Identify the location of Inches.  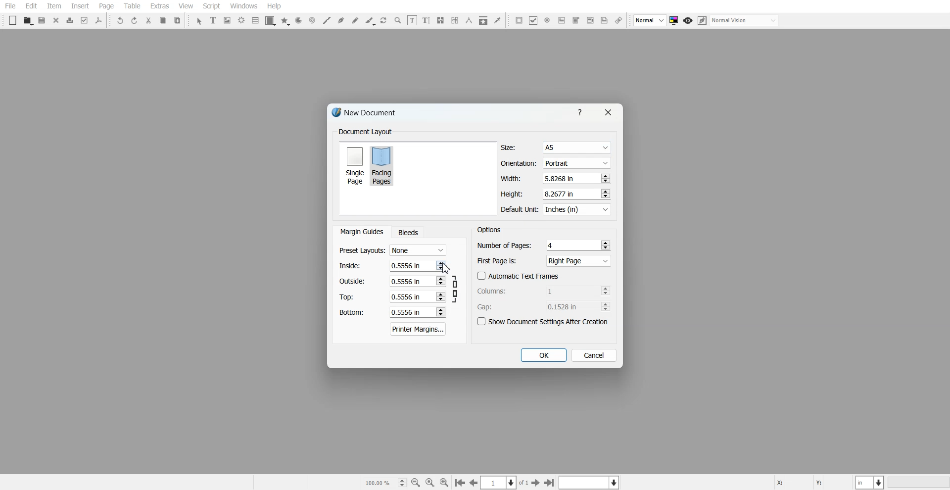
(577, 210).